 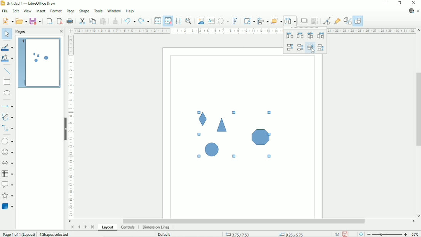 I want to click on Clone formatting, so click(x=116, y=20).